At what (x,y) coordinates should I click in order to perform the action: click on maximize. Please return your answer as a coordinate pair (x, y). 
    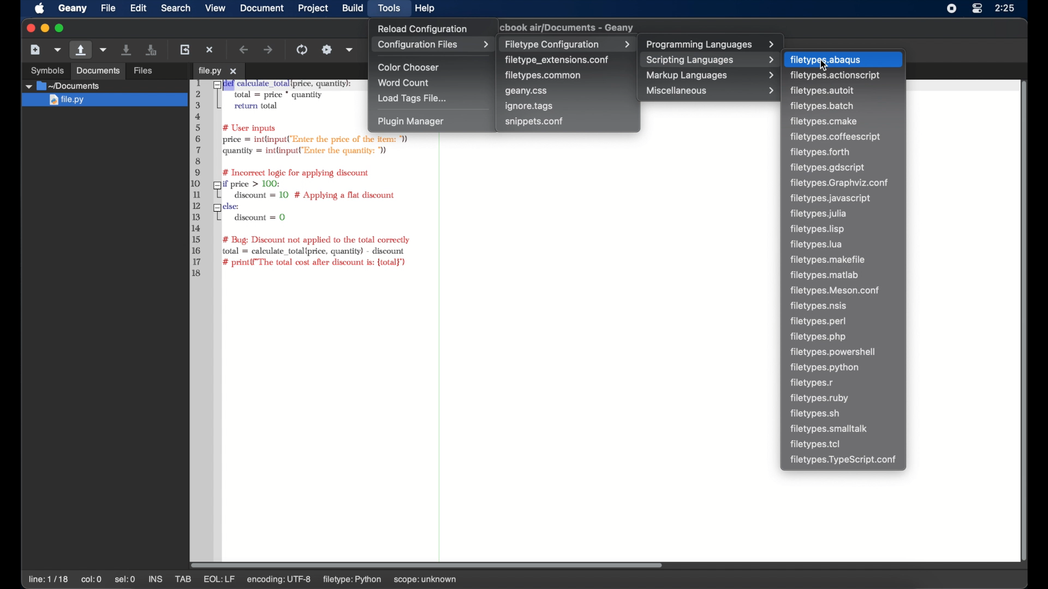
    Looking at the image, I should click on (60, 28).